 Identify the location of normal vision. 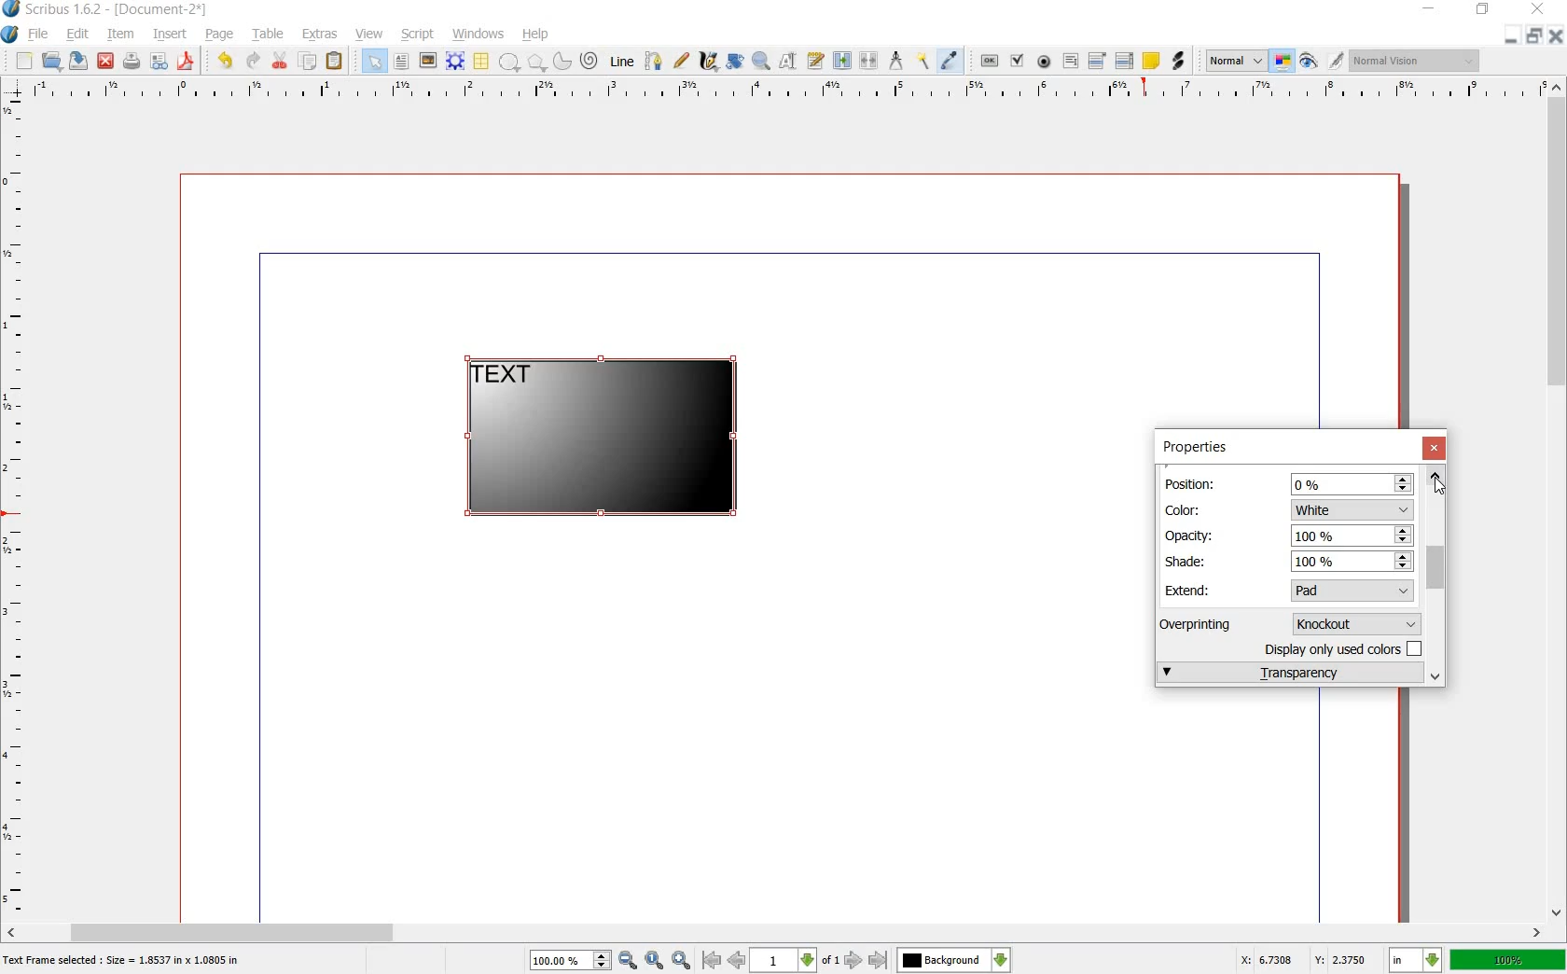
(1418, 60).